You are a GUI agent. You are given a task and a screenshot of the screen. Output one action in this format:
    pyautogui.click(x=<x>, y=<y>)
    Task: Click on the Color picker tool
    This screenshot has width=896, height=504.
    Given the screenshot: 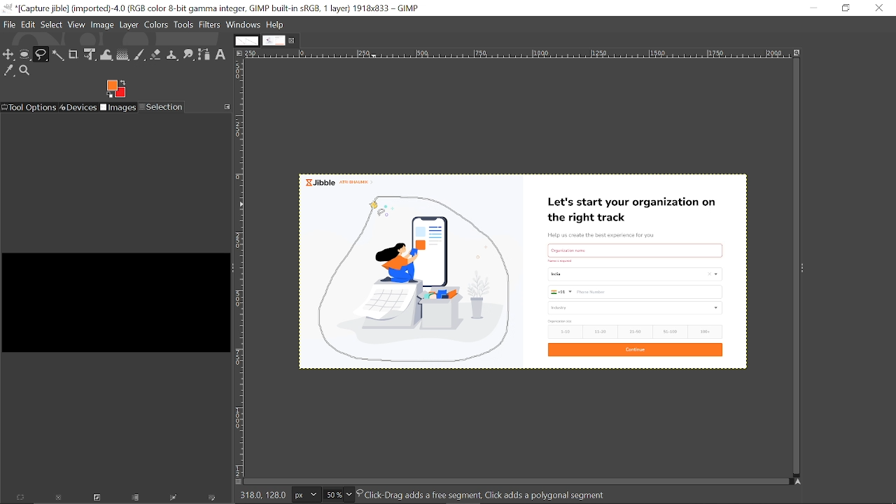 What is the action you would take?
    pyautogui.click(x=8, y=70)
    